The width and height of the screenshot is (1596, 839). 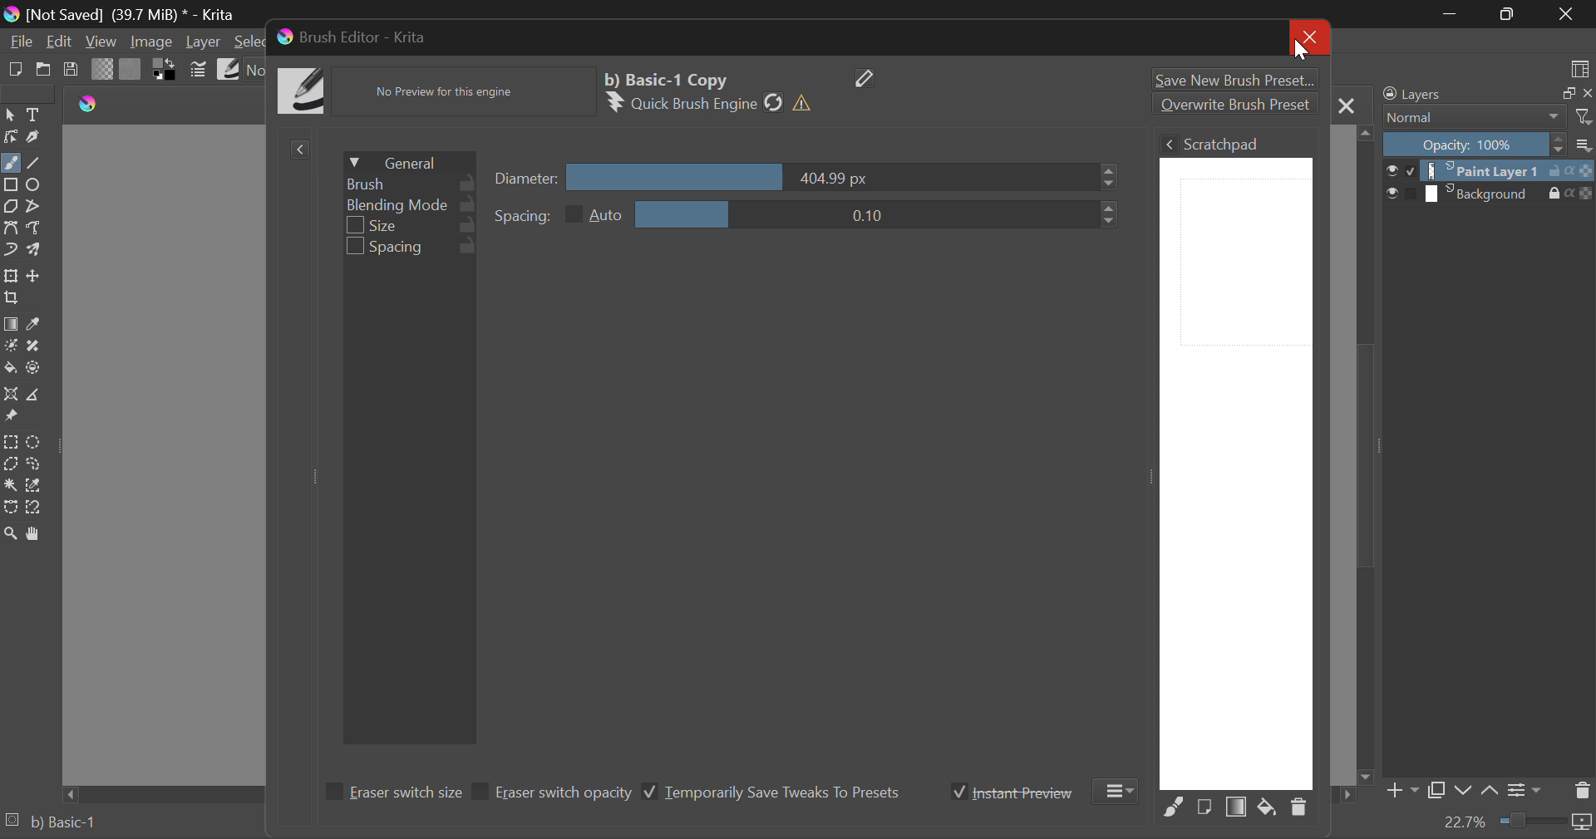 What do you see at coordinates (10, 276) in the screenshot?
I see `Transform a layer` at bounding box center [10, 276].